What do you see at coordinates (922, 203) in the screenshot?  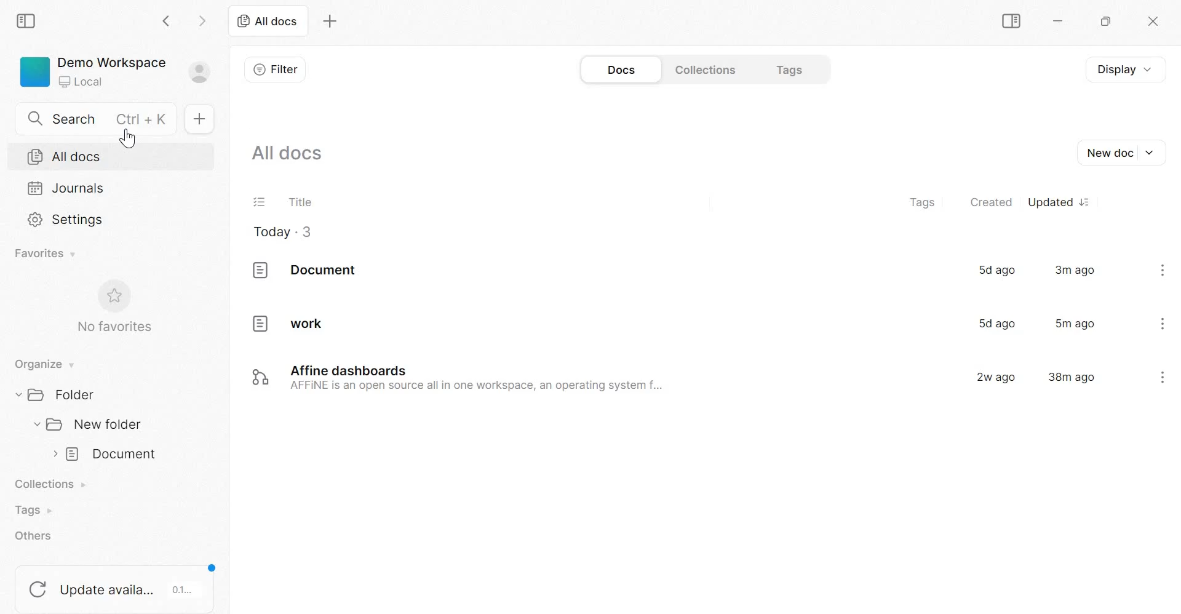 I see `Tags` at bounding box center [922, 203].